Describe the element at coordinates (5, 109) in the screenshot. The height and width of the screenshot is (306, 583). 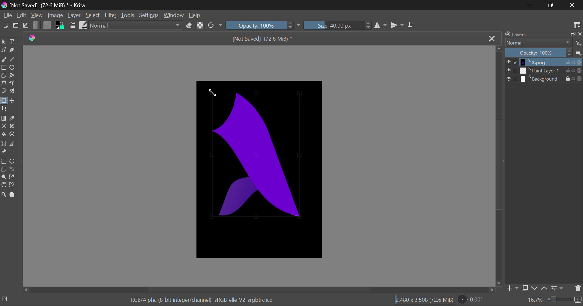
I see `Crop` at that location.